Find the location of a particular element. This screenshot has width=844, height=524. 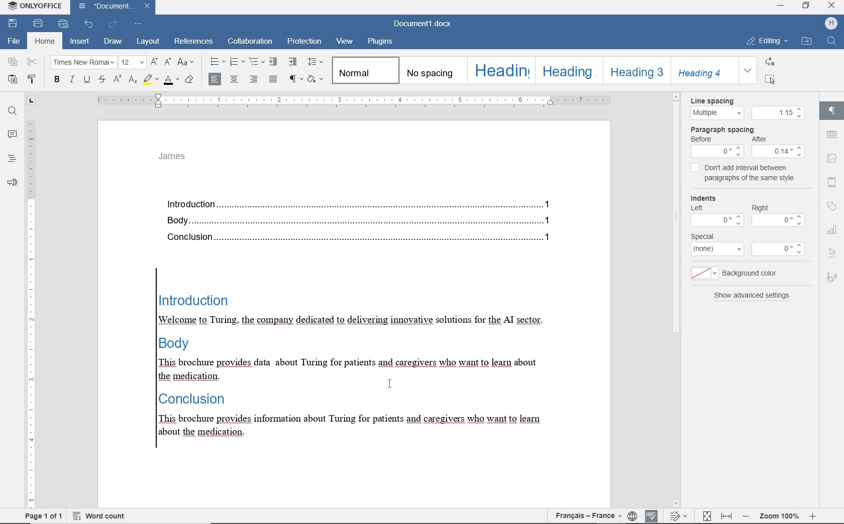

highlight color is located at coordinates (151, 80).